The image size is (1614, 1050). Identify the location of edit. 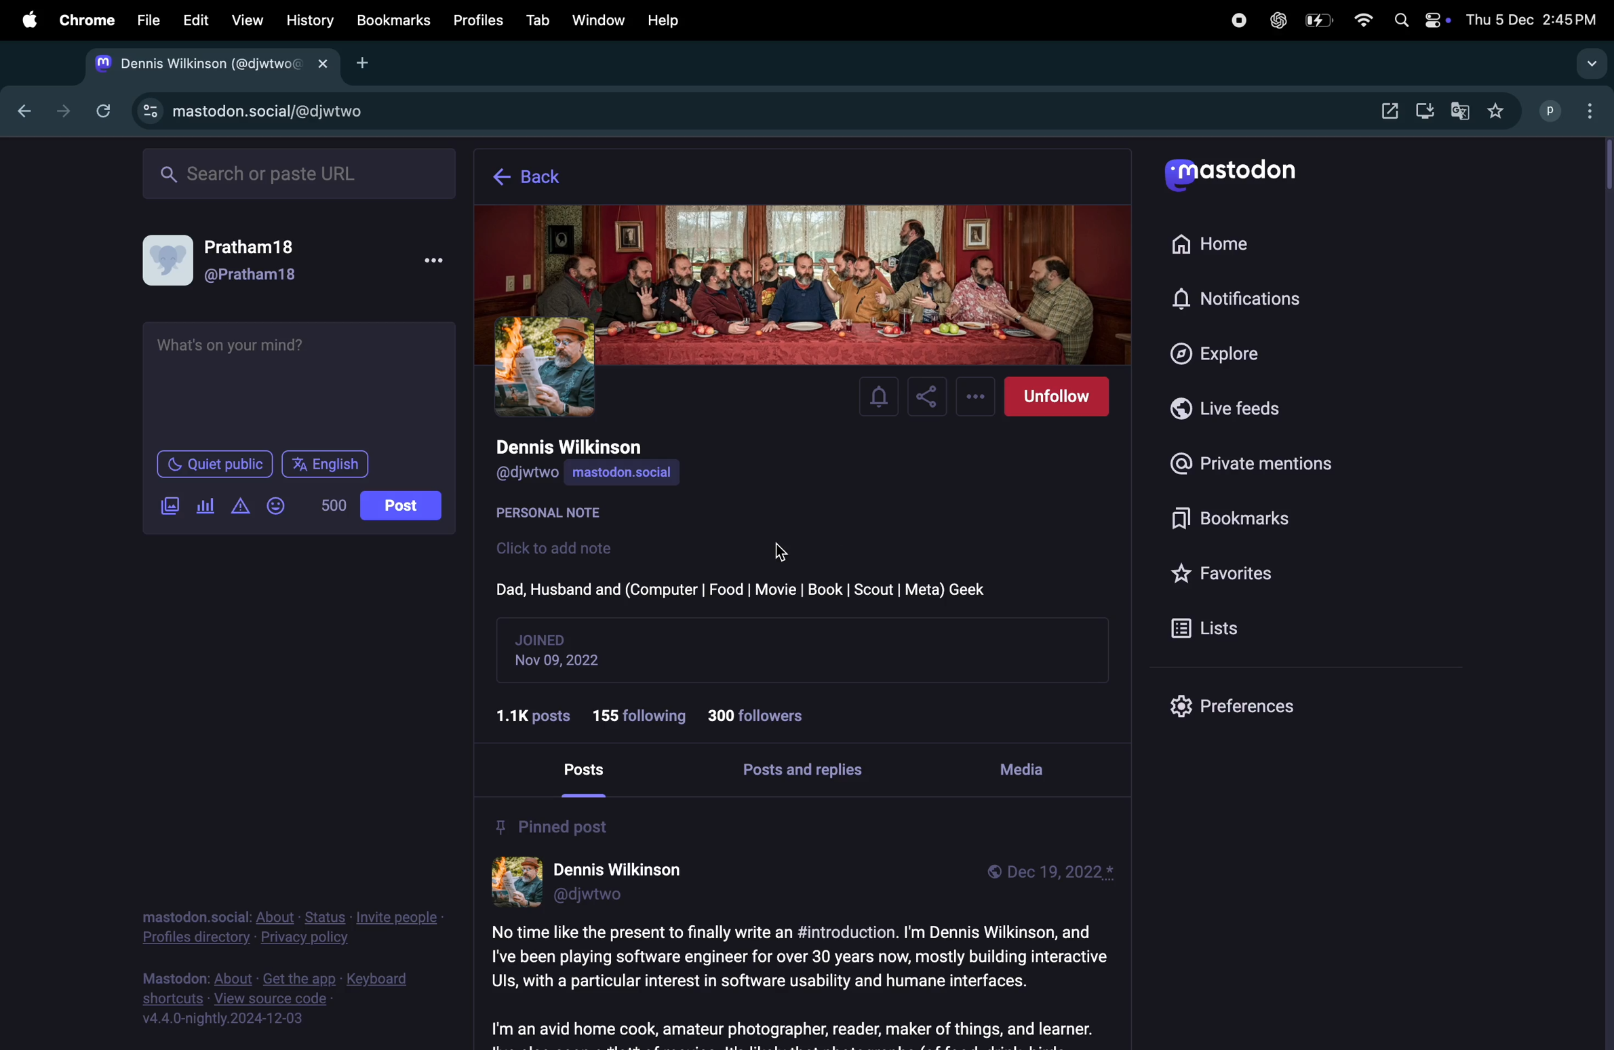
(197, 22).